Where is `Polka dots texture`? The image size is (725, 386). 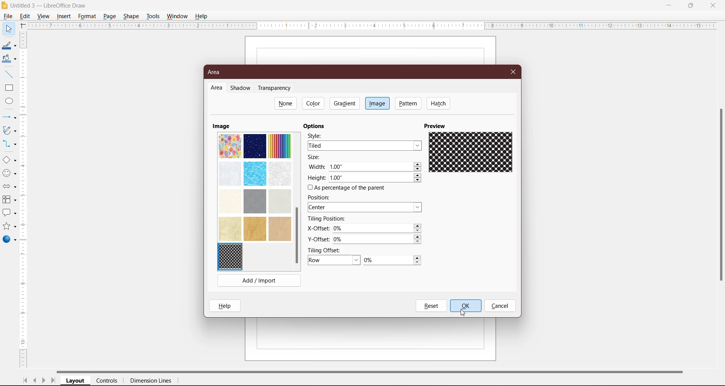 Polka dots texture is located at coordinates (231, 257).